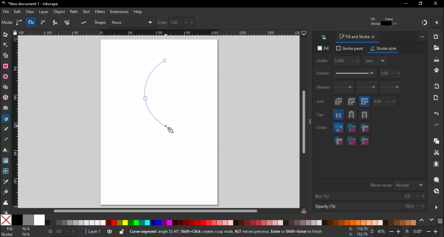 This screenshot has height=237, width=444. Describe the element at coordinates (158, 93) in the screenshot. I see `active curved line segment` at that location.